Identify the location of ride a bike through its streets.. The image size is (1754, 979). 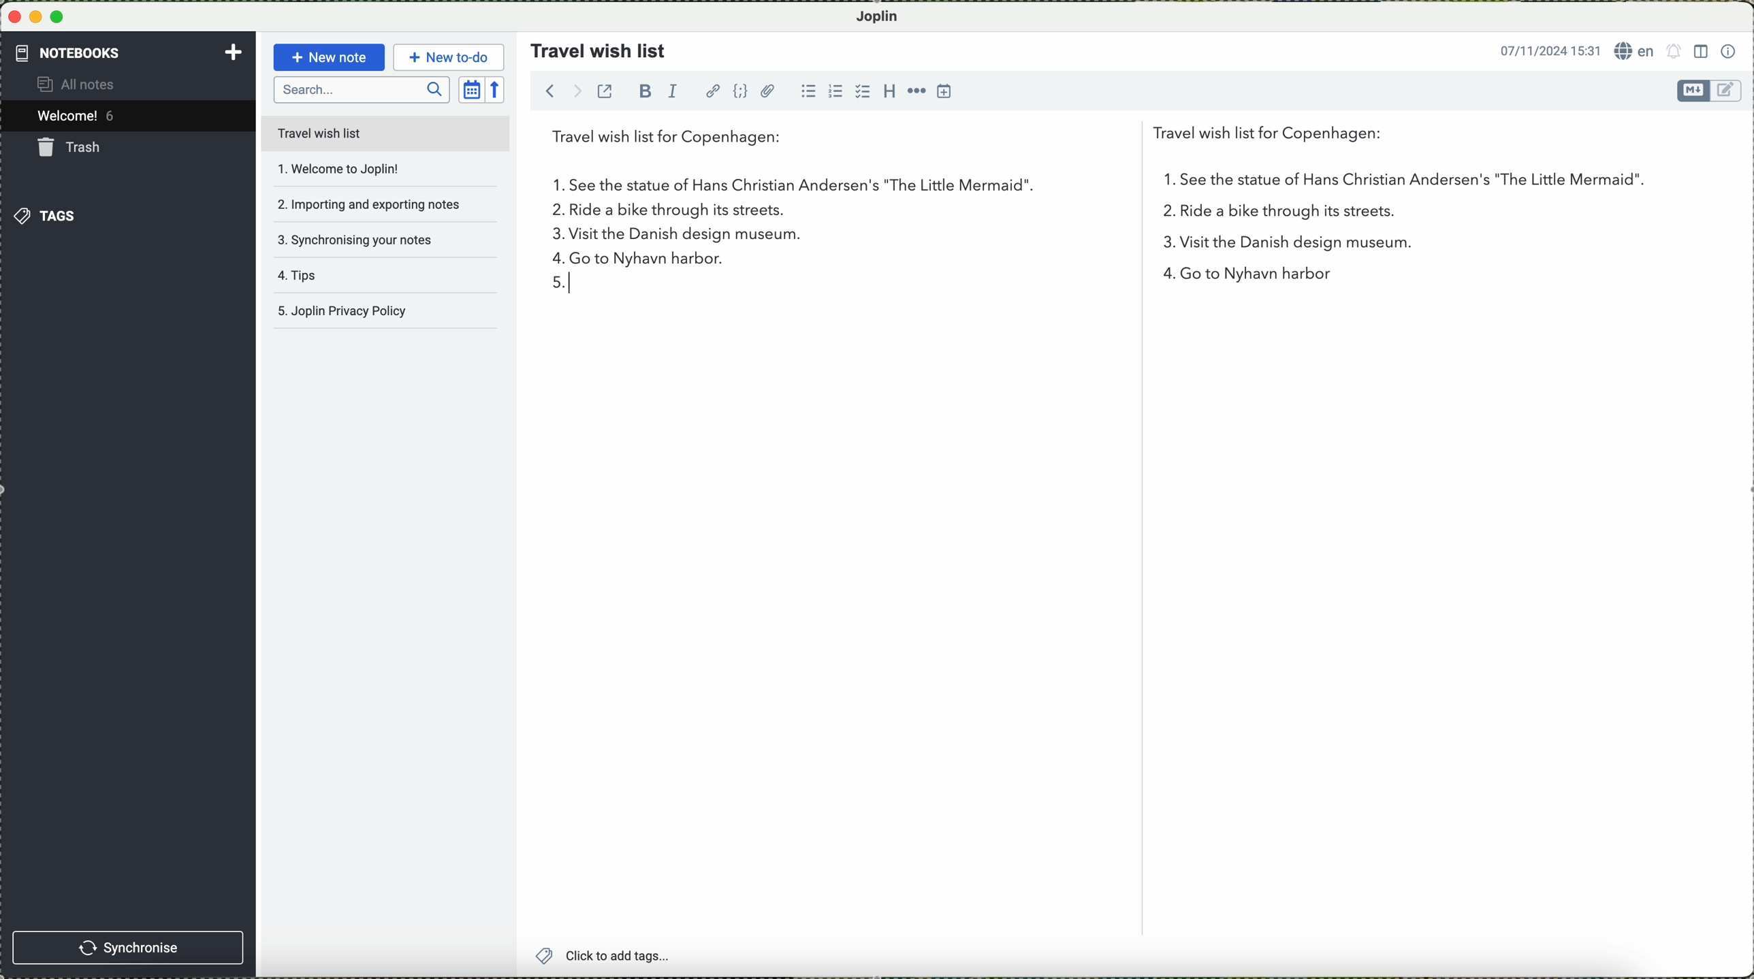
(667, 212).